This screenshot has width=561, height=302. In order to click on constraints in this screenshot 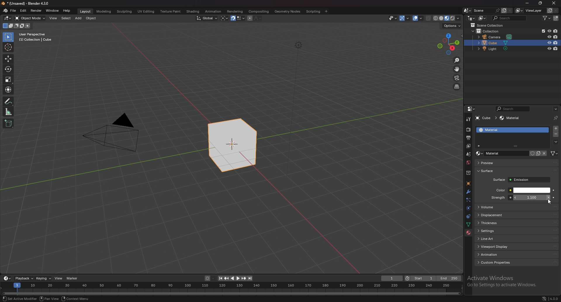, I will do `click(467, 217)`.